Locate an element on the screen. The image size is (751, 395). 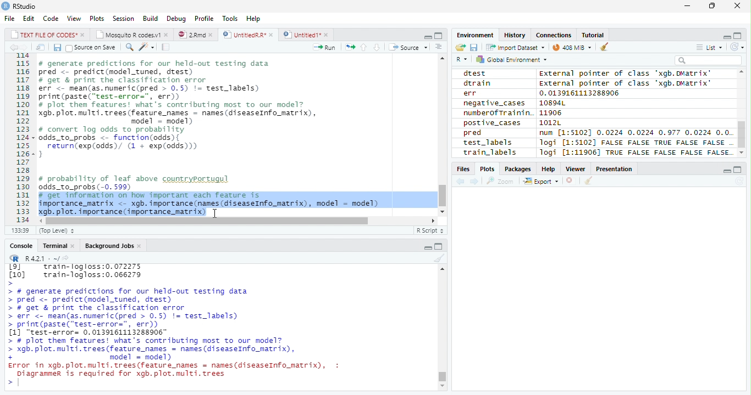
Source on Save is located at coordinates (90, 48).